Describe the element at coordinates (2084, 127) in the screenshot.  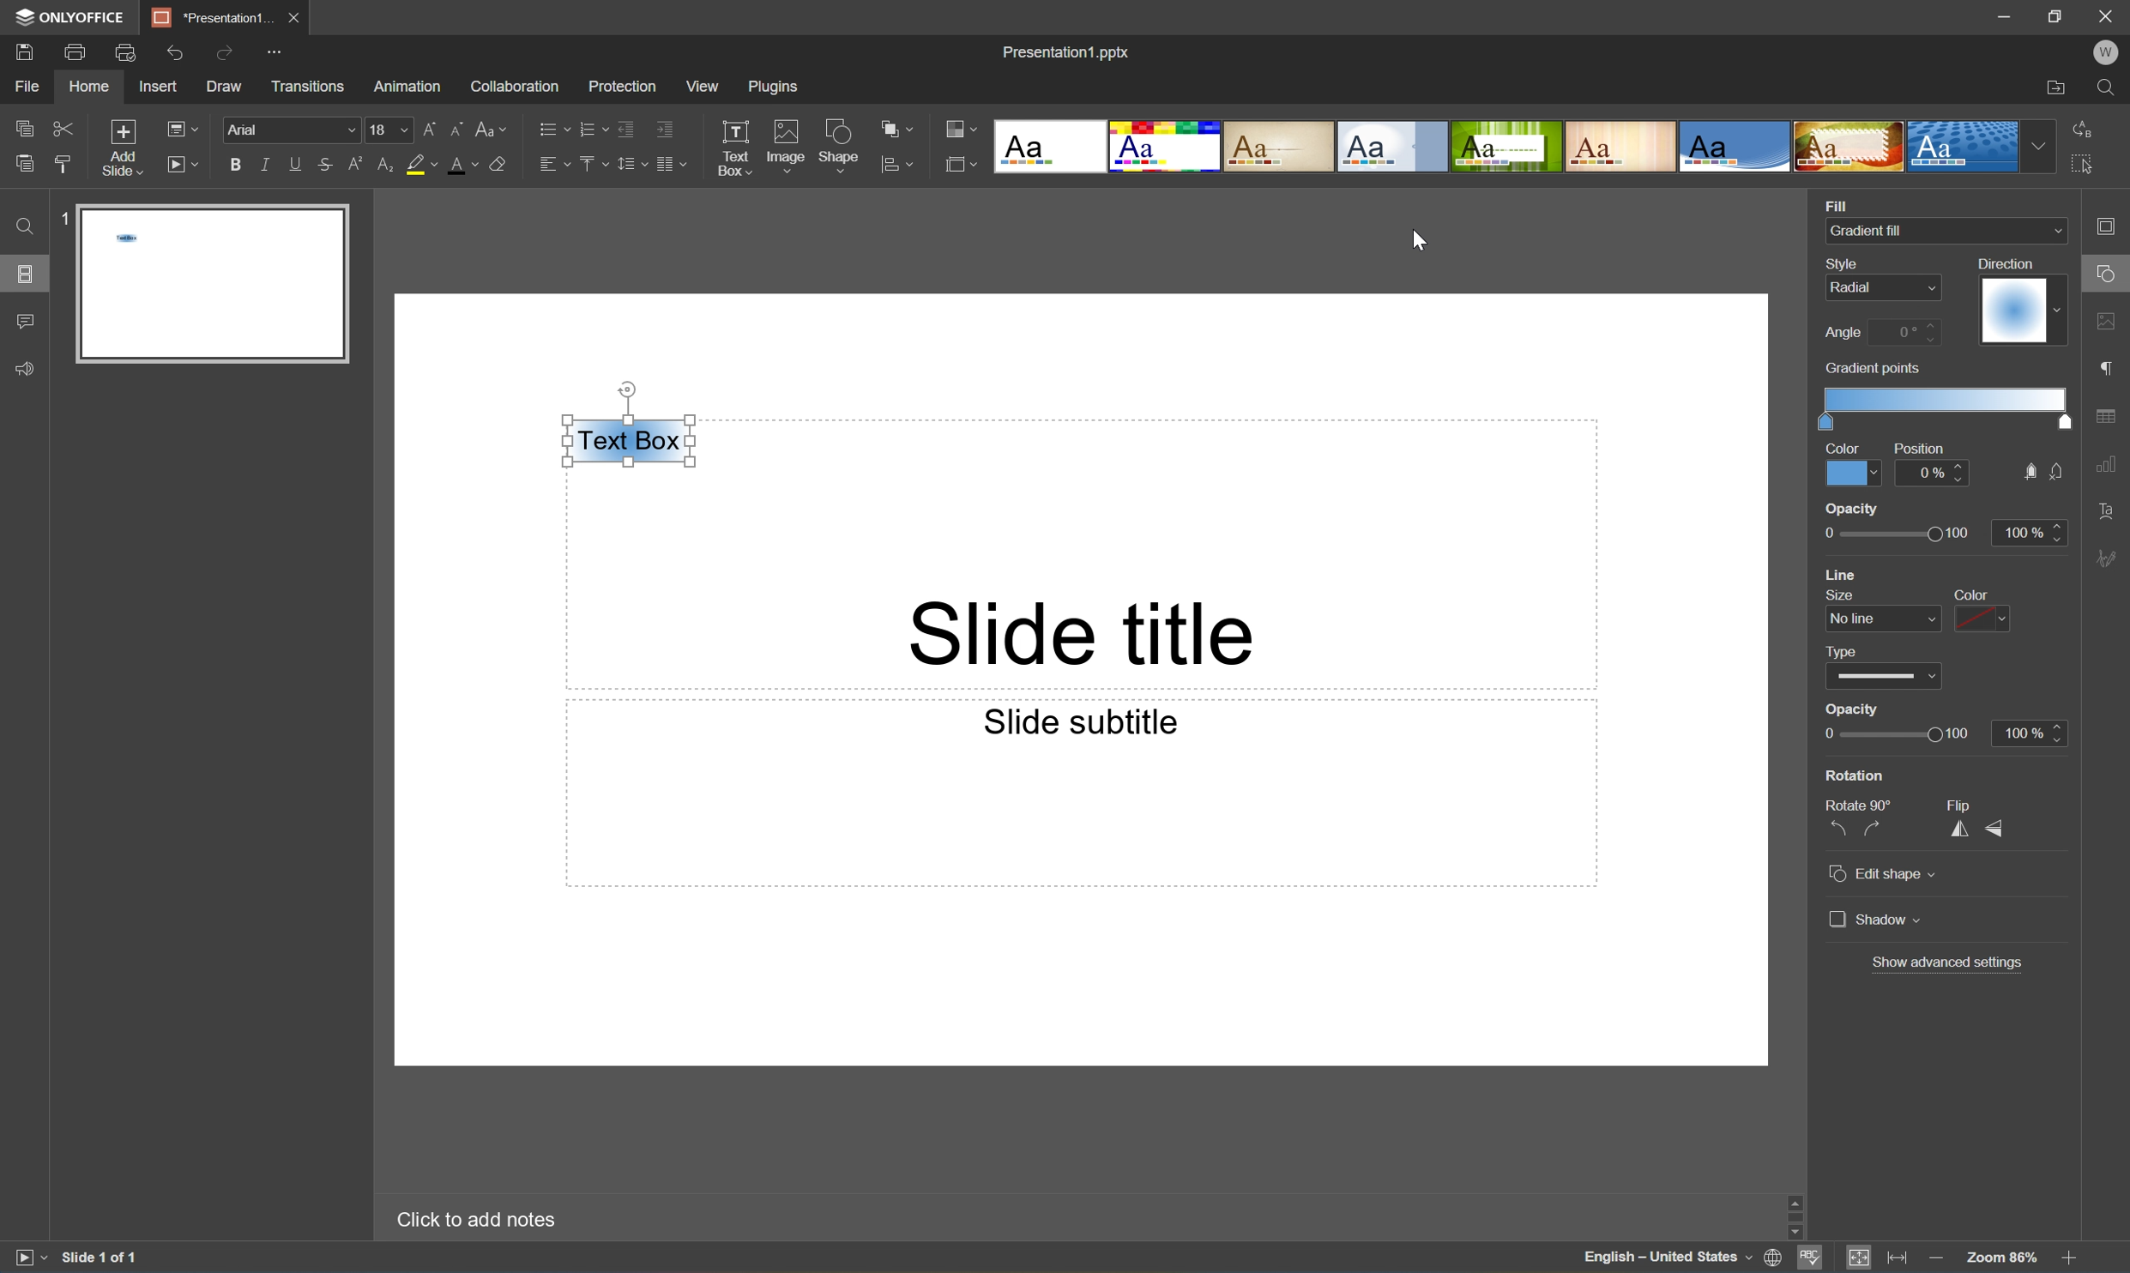
I see `Replace` at that location.